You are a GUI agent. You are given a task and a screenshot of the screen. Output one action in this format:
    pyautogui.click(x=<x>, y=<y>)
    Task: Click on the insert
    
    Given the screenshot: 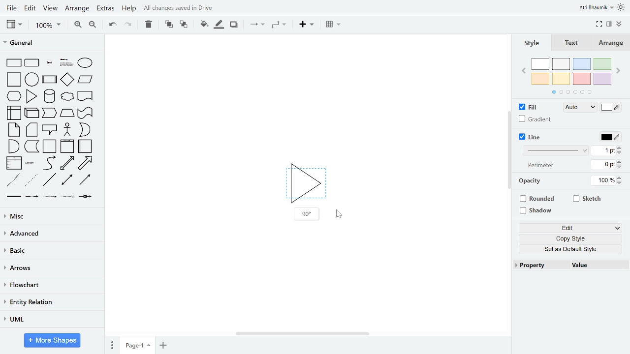 What is the action you would take?
    pyautogui.click(x=306, y=25)
    